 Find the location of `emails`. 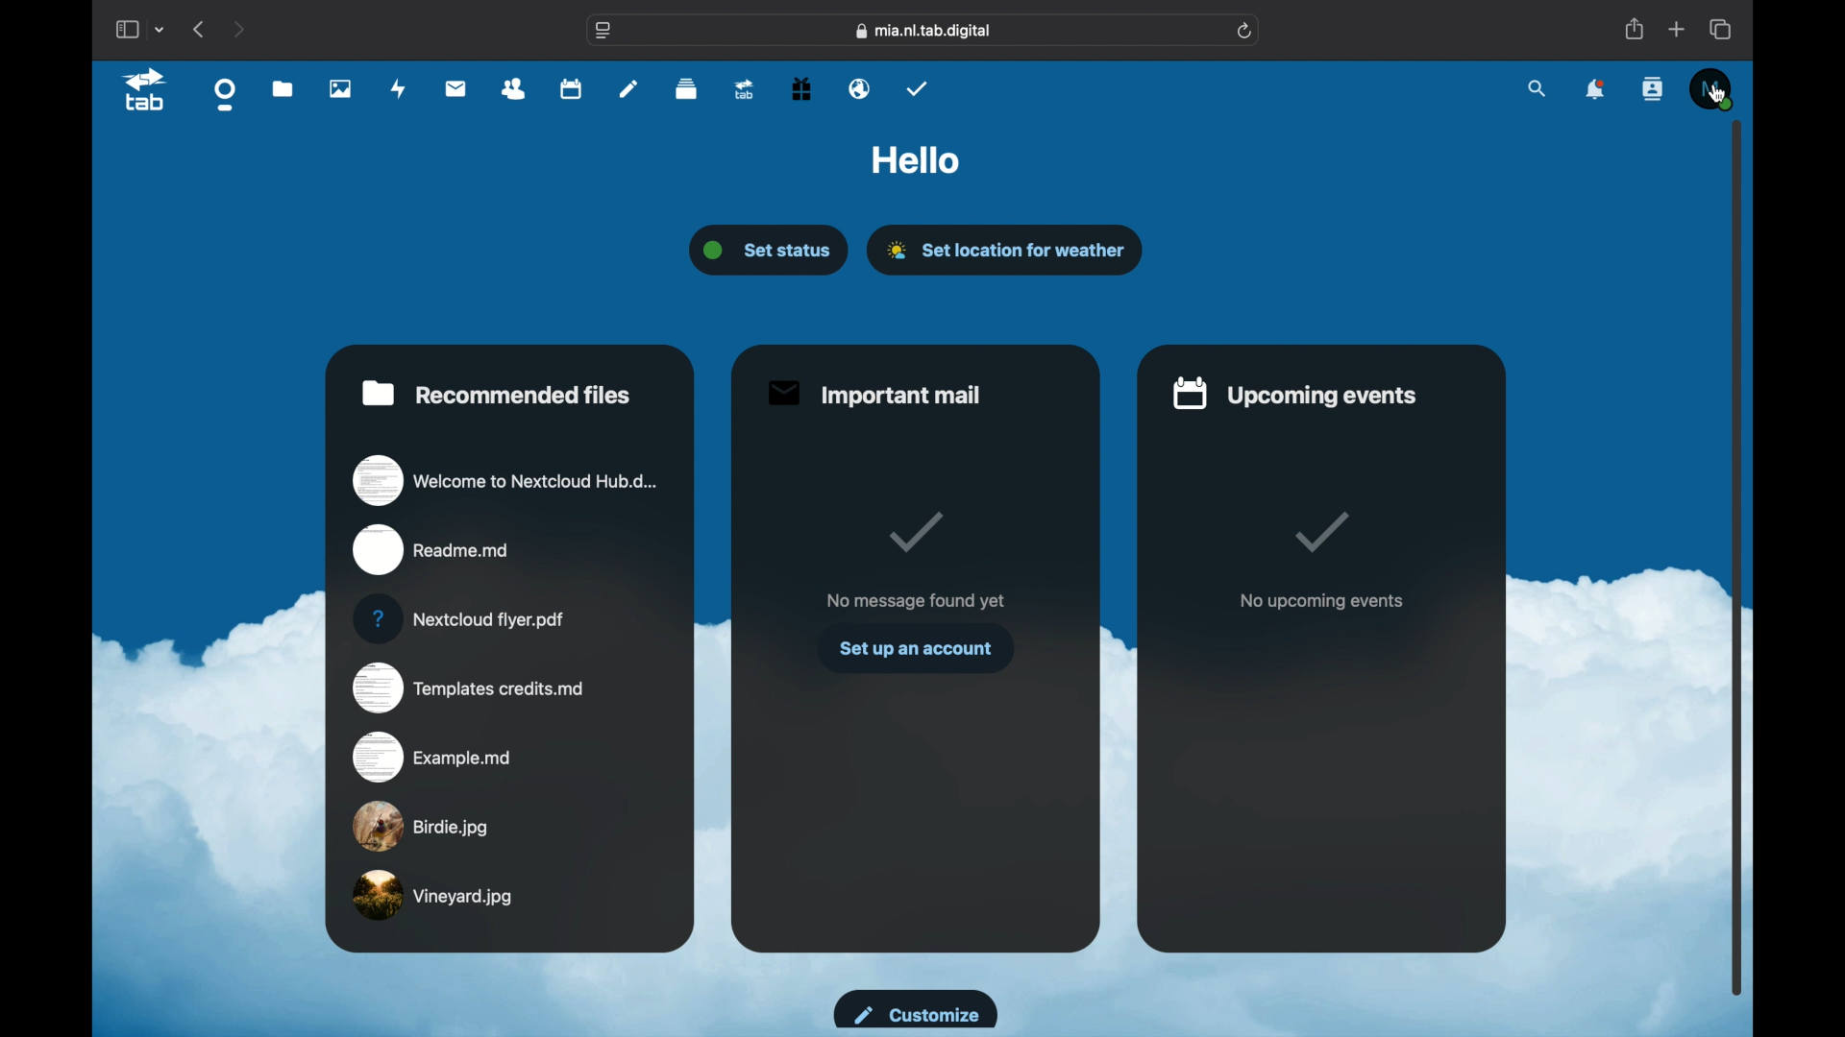

emails is located at coordinates (860, 89).